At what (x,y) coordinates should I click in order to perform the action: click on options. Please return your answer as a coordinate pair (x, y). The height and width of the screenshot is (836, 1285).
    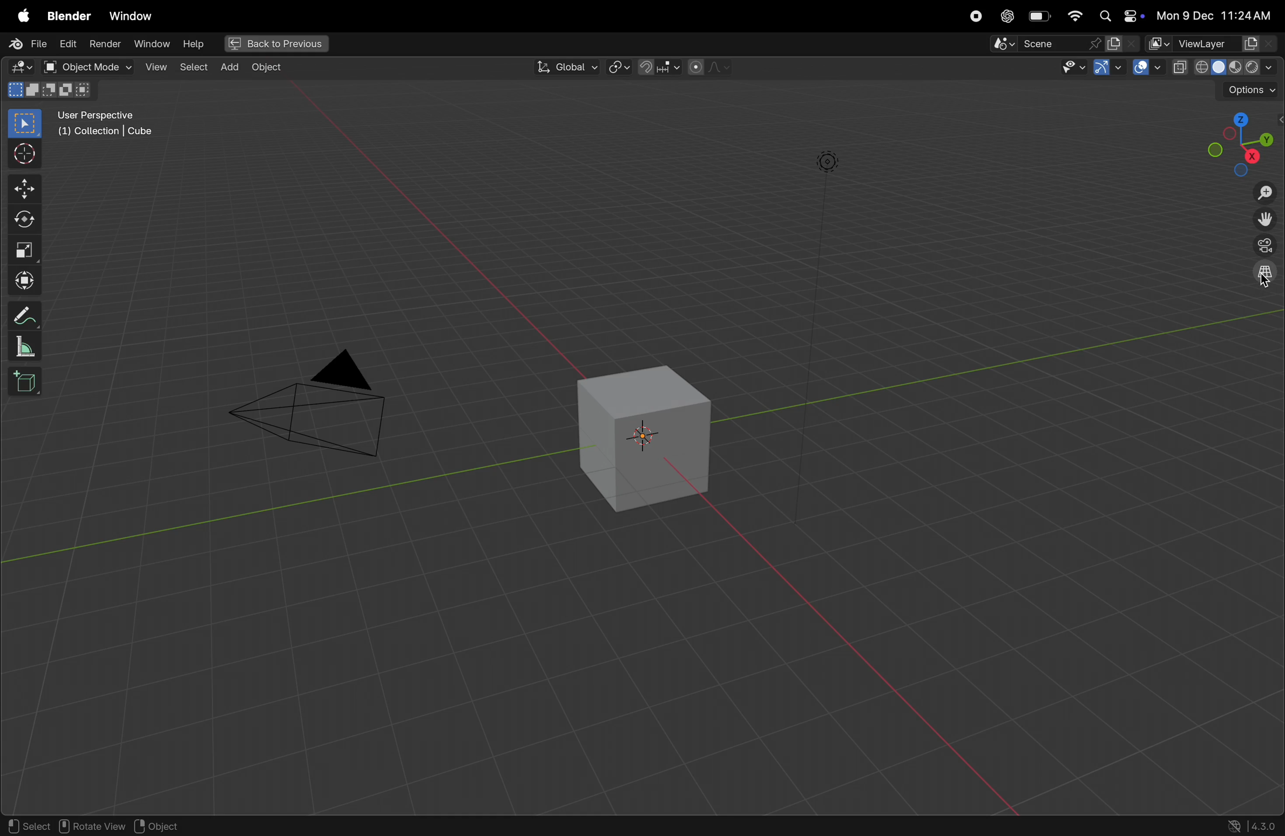
    Looking at the image, I should click on (1247, 91).